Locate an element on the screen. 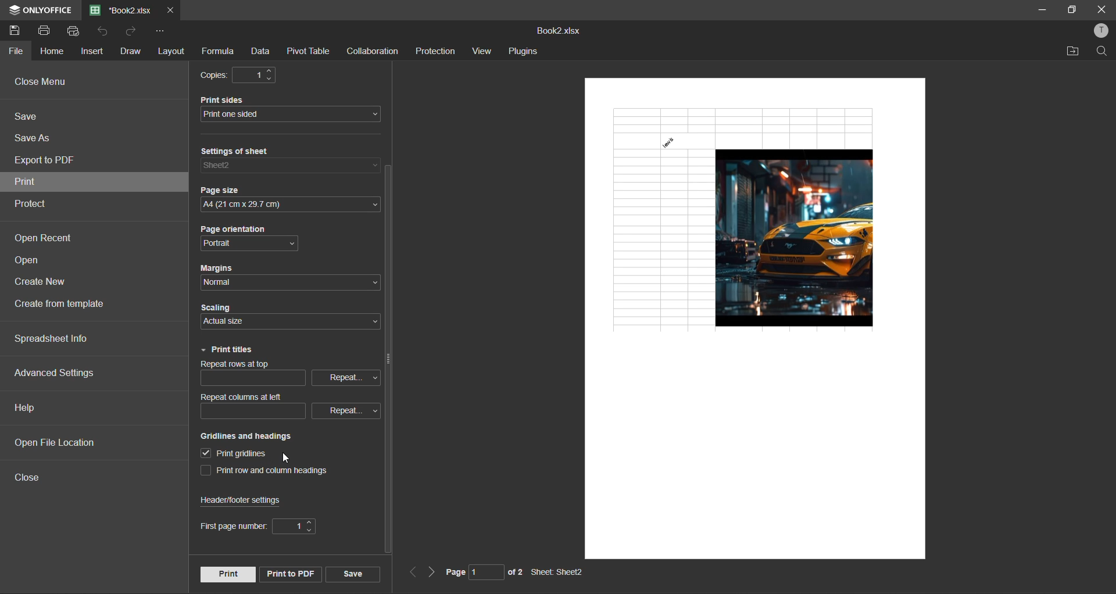 This screenshot has height=594, width=1116. print gridlines enabled is located at coordinates (205, 453).